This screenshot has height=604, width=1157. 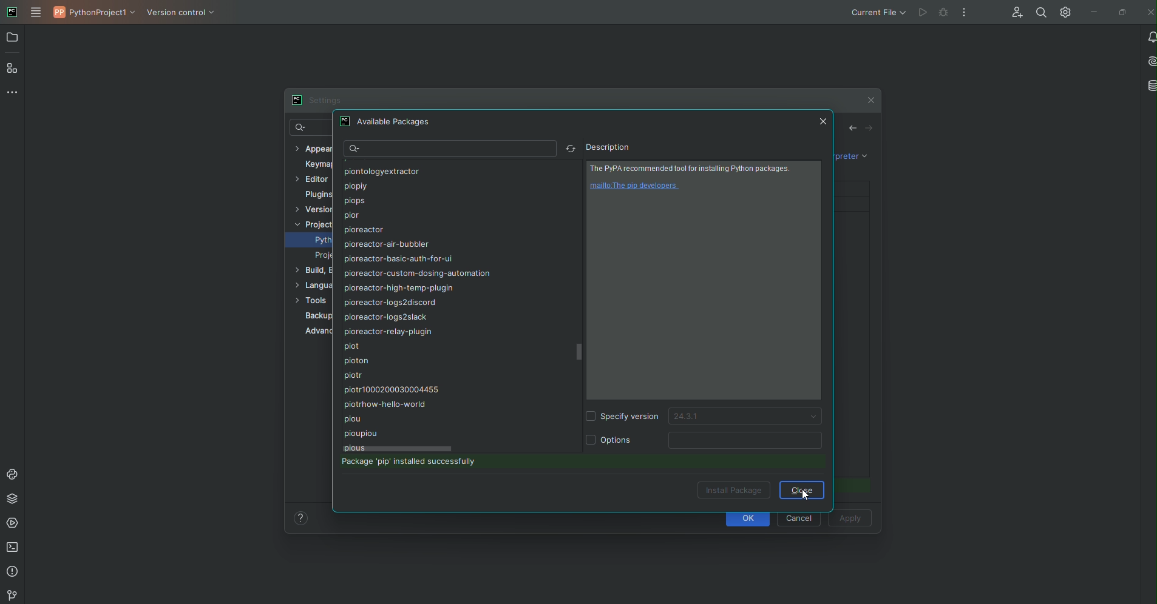 What do you see at coordinates (12, 500) in the screenshot?
I see `Packages` at bounding box center [12, 500].